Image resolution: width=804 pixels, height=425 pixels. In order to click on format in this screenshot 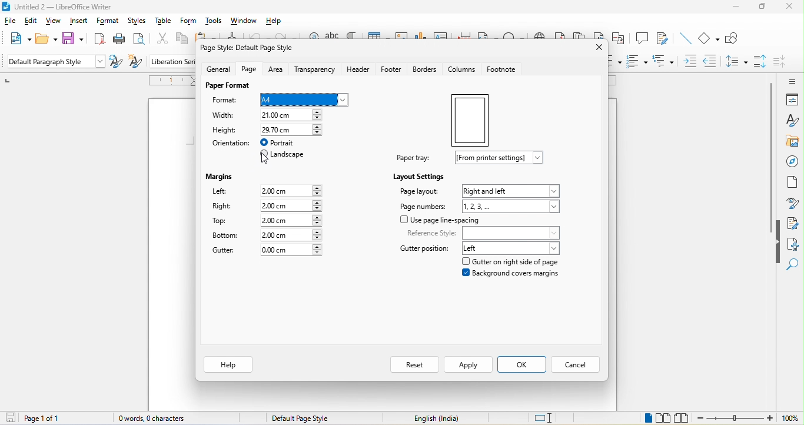, I will do `click(225, 101)`.